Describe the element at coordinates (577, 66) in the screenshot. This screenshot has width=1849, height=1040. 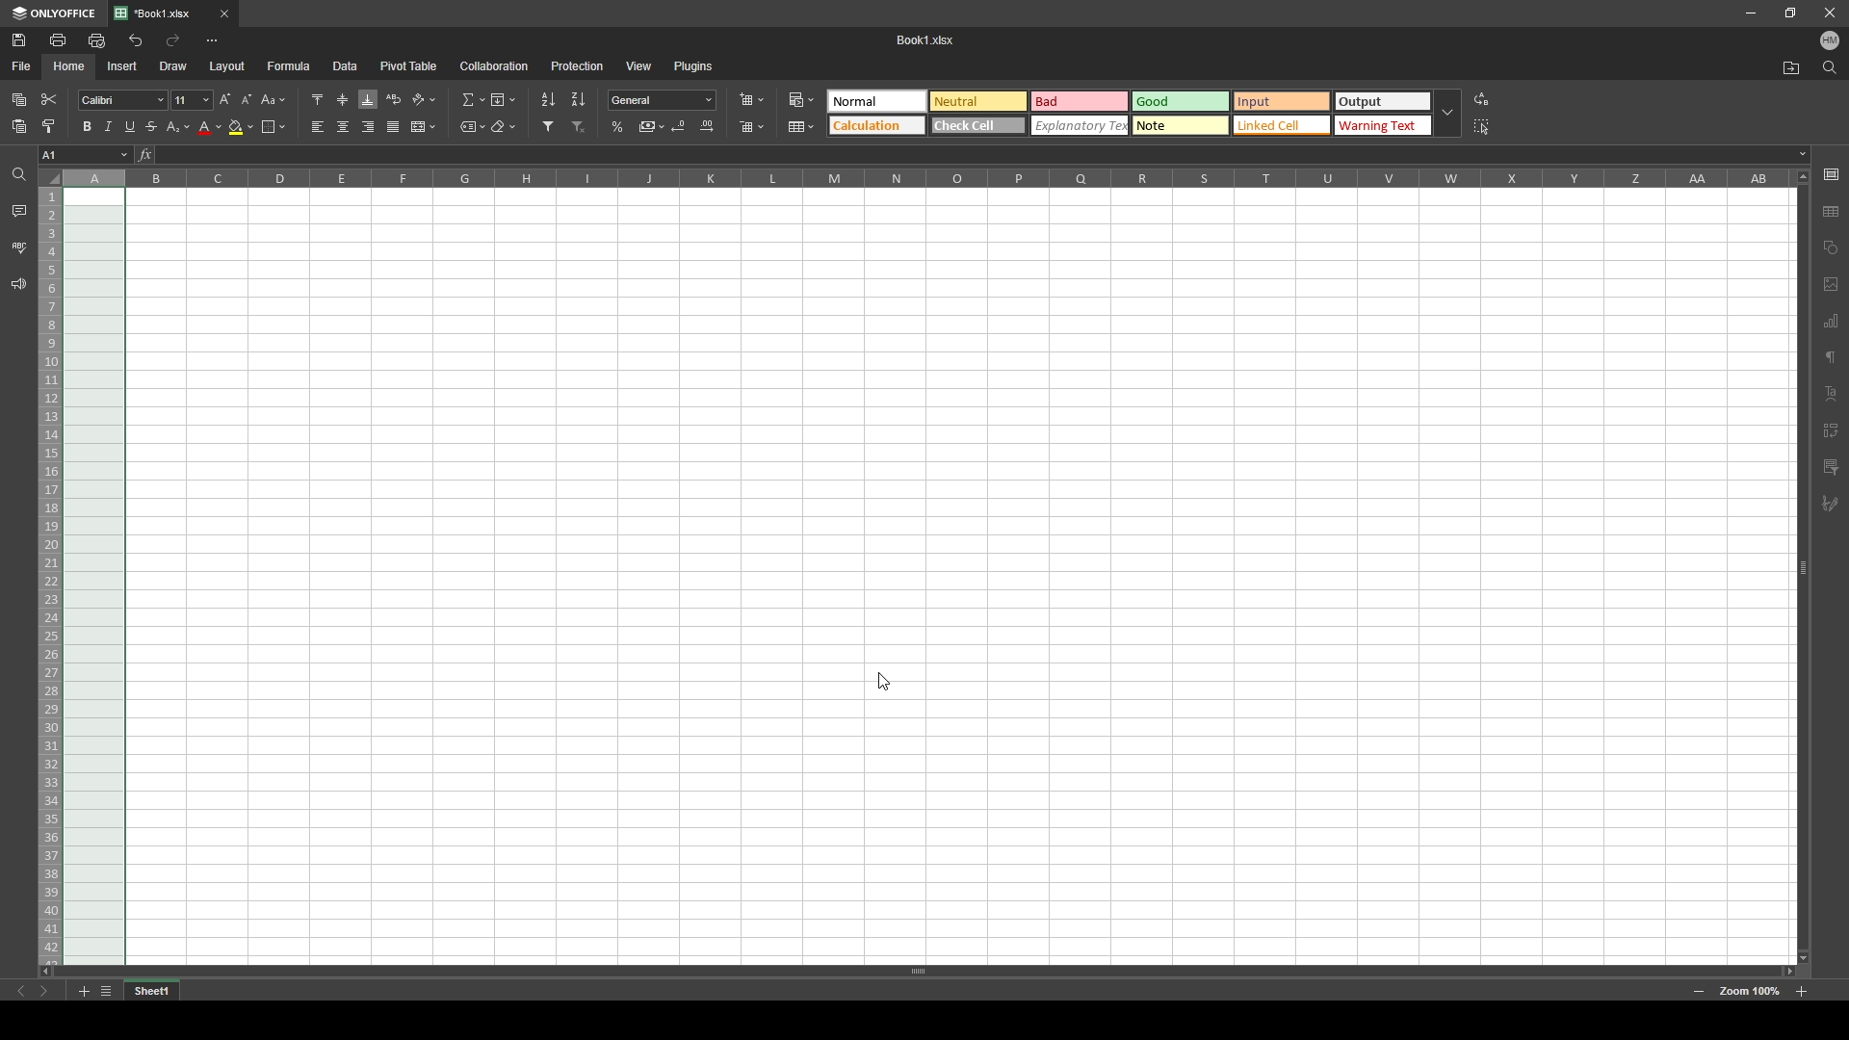
I see `protection` at that location.